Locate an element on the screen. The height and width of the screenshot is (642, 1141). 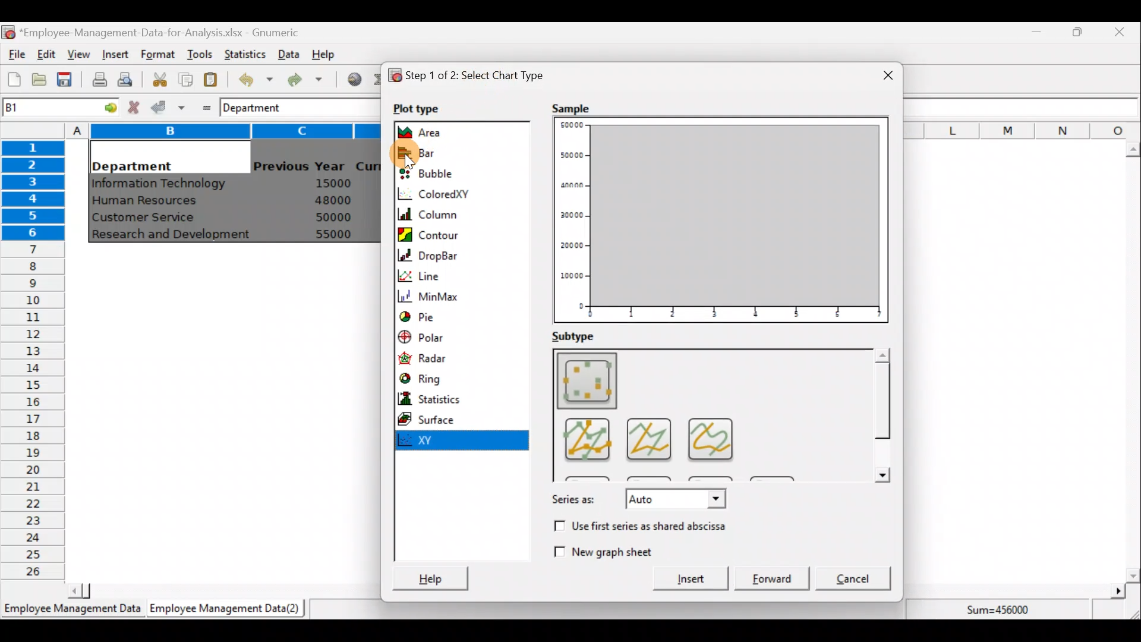
Research and Development is located at coordinates (175, 236).